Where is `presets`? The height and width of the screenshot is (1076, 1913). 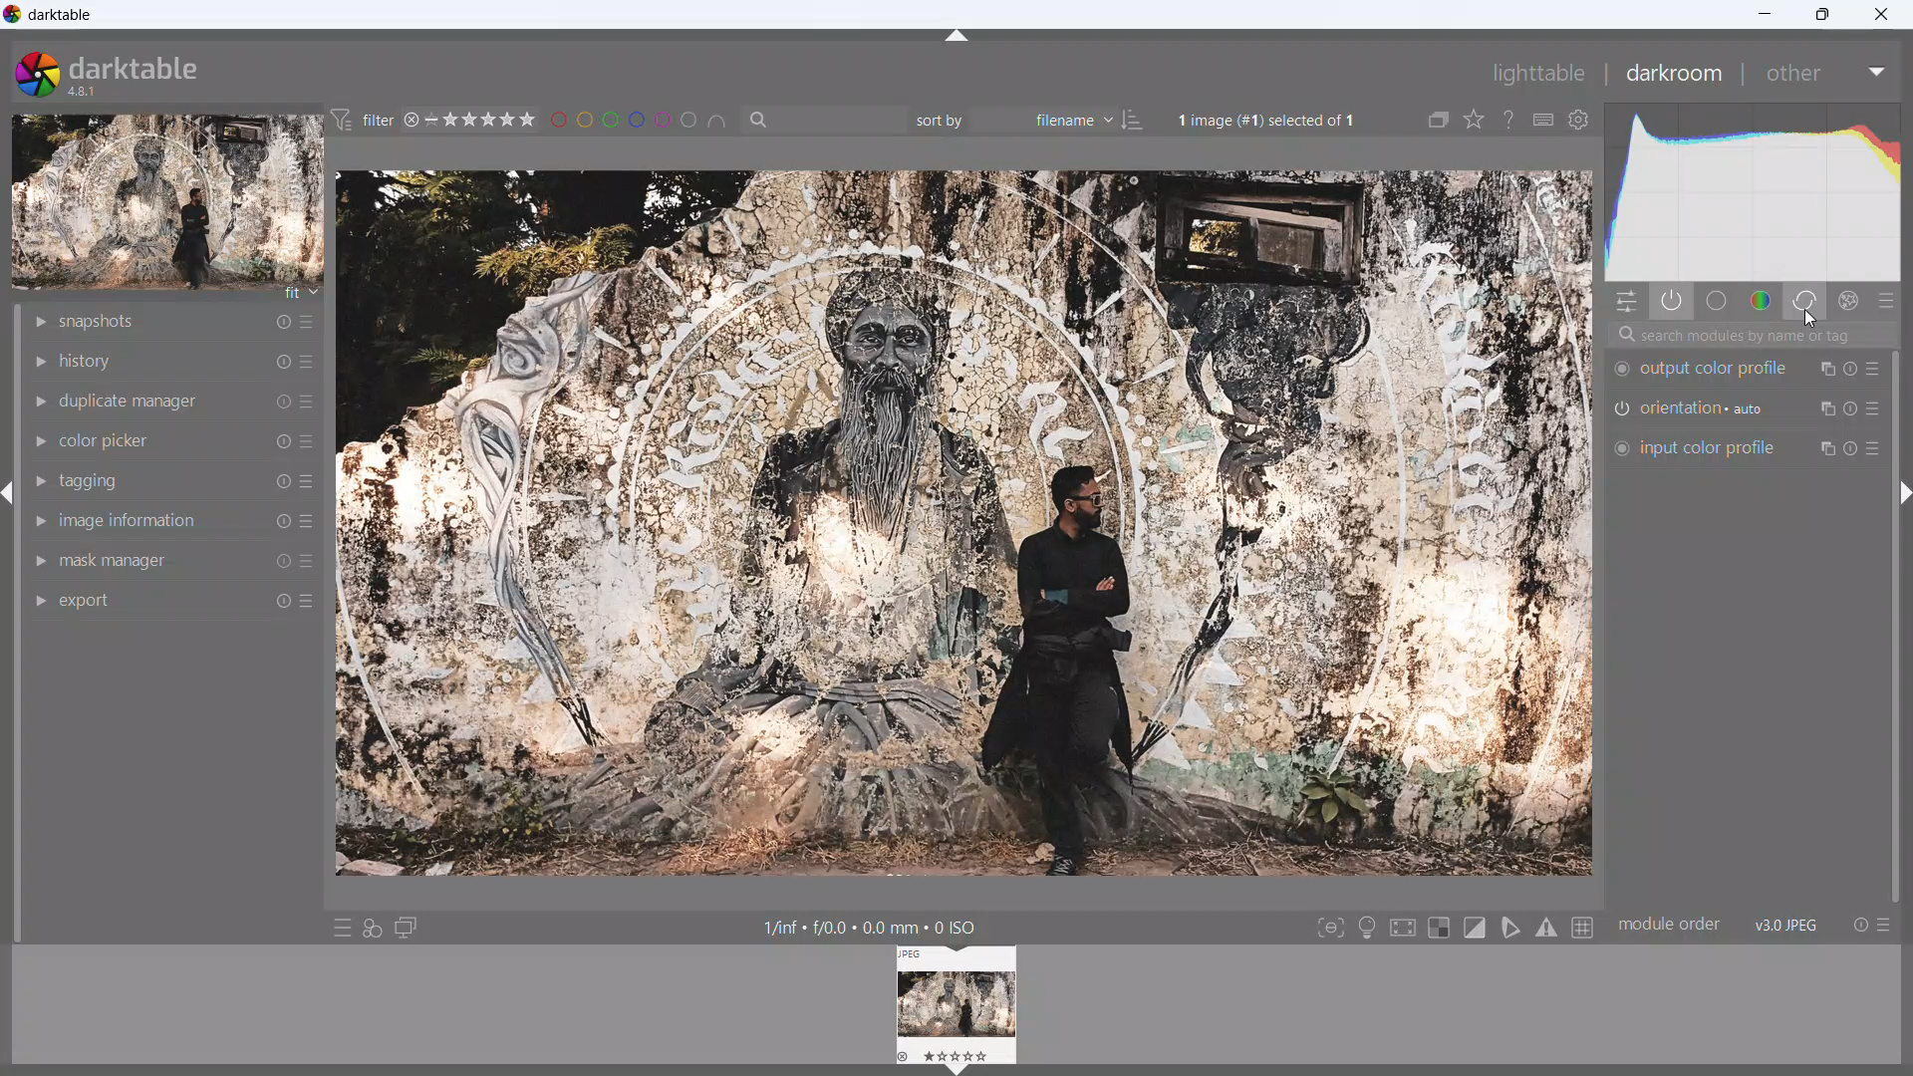
presets is located at coordinates (1874, 369).